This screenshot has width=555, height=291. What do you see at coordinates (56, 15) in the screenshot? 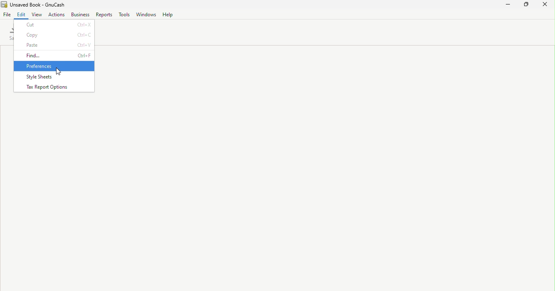
I see `Actions` at bounding box center [56, 15].